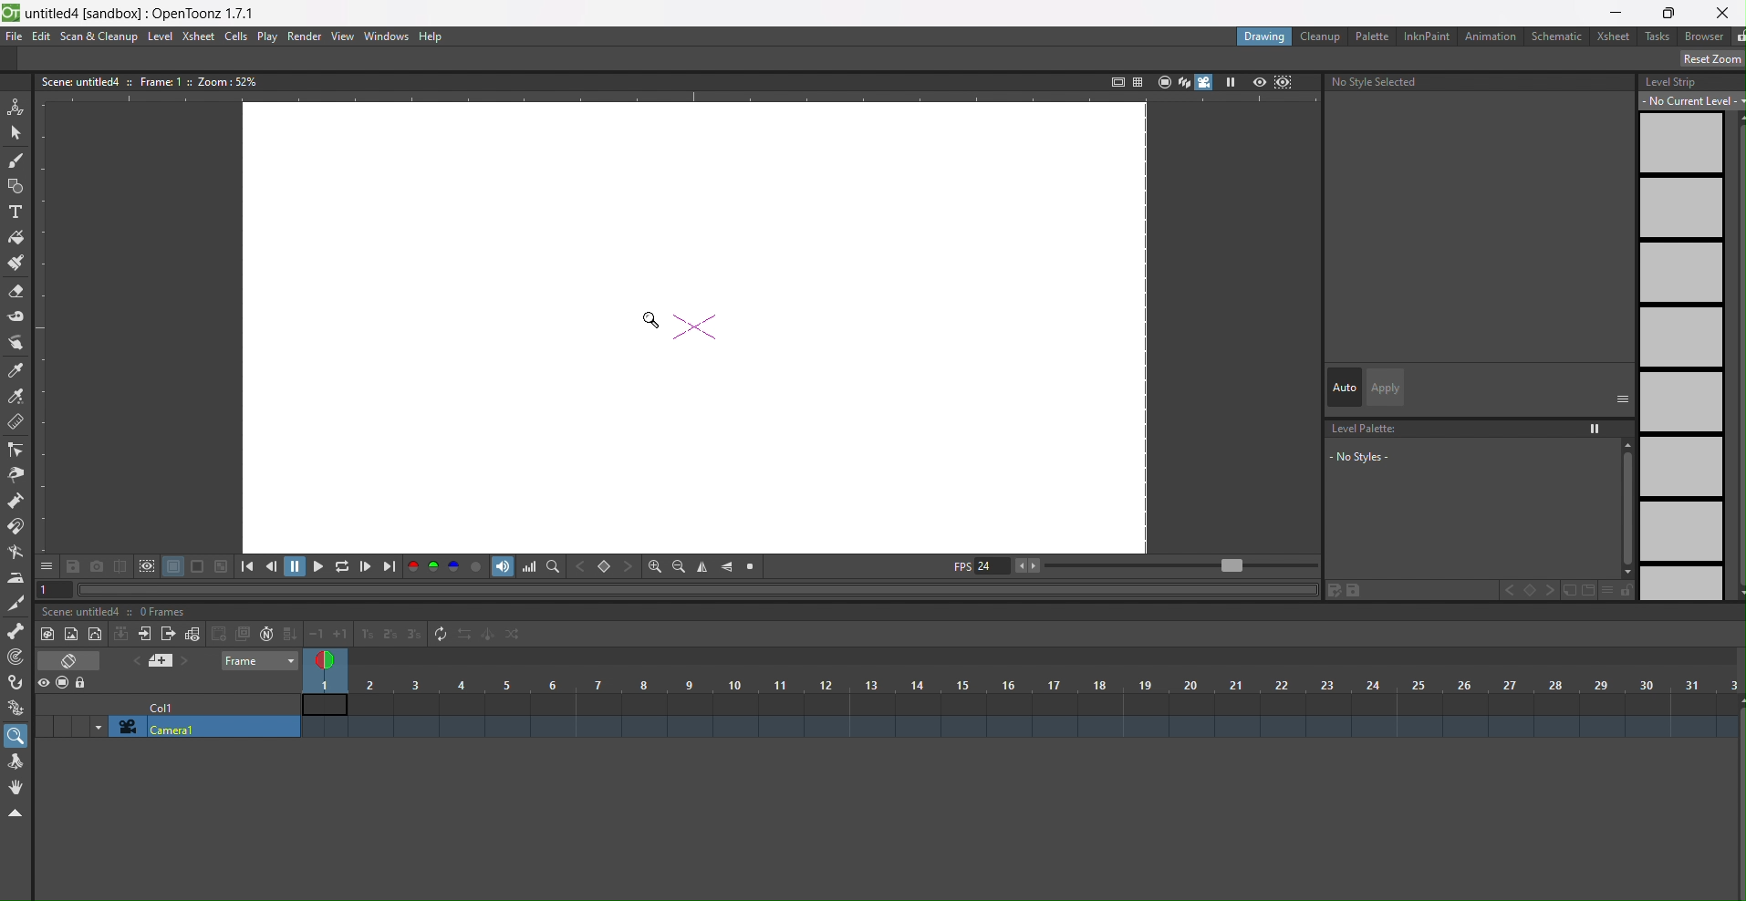 The height and width of the screenshot is (901, 1746). Describe the element at coordinates (1322, 36) in the screenshot. I see `cleanup` at that location.